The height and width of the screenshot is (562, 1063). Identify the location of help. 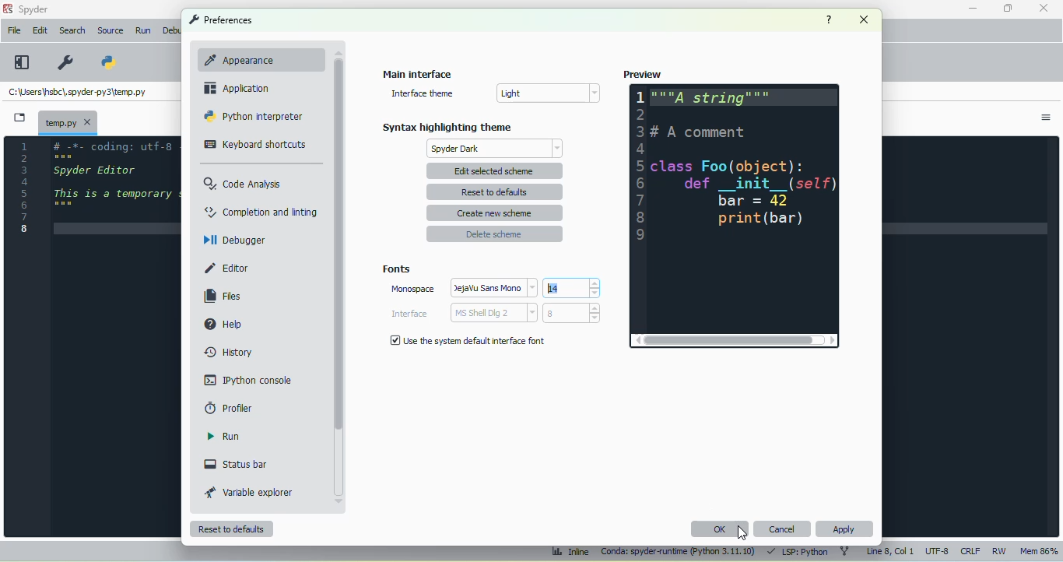
(829, 19).